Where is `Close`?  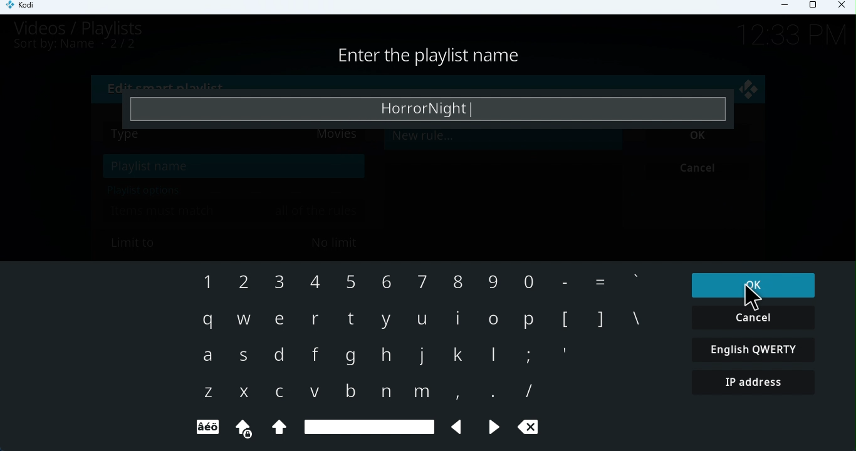
Close is located at coordinates (843, 8).